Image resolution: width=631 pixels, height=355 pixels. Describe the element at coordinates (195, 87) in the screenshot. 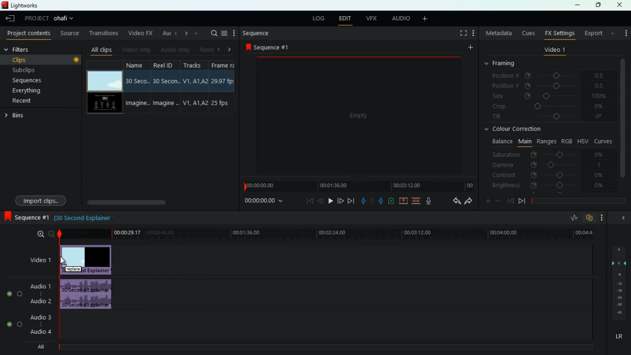

I see `tracks` at that location.